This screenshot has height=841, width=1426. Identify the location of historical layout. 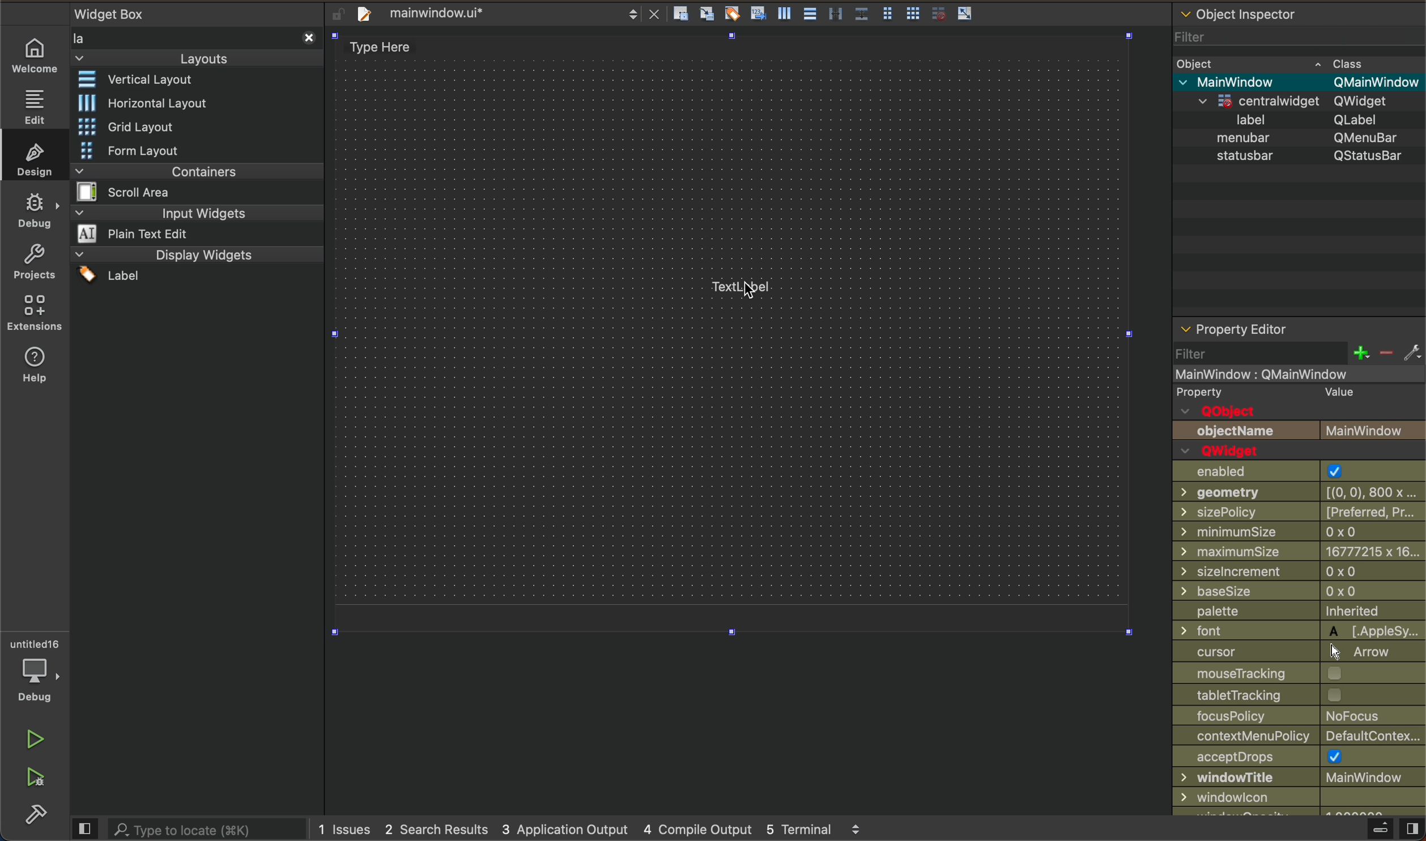
(144, 103).